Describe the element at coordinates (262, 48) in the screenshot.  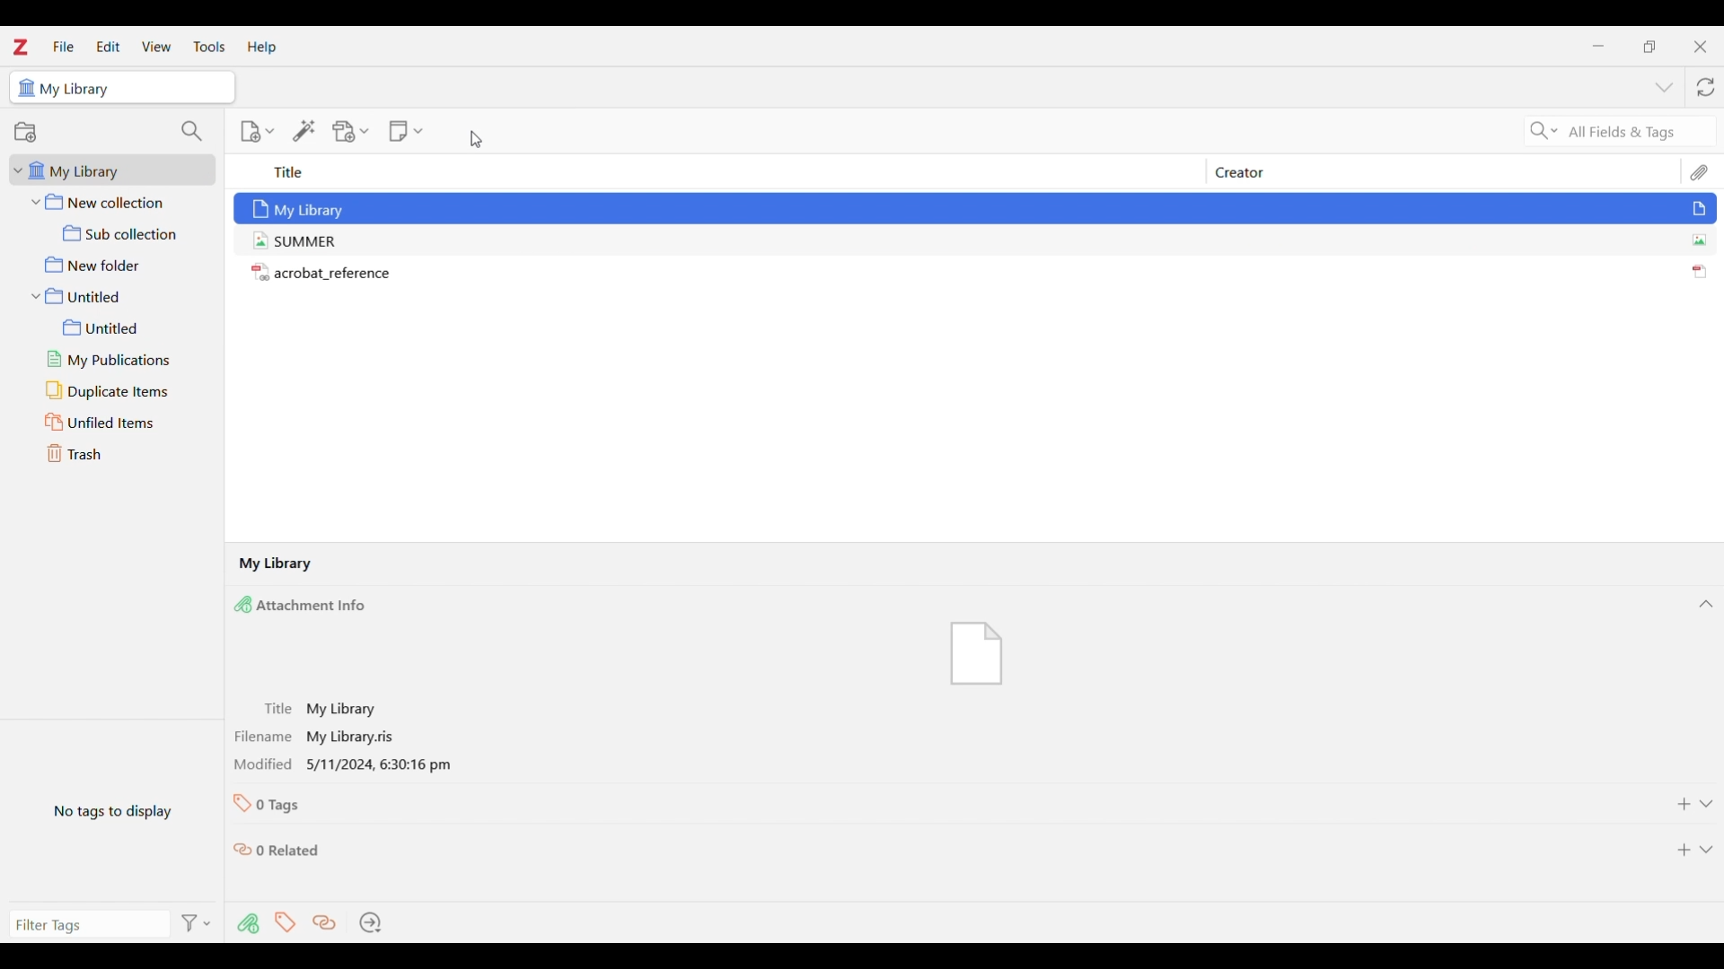
I see `Help menu` at that location.